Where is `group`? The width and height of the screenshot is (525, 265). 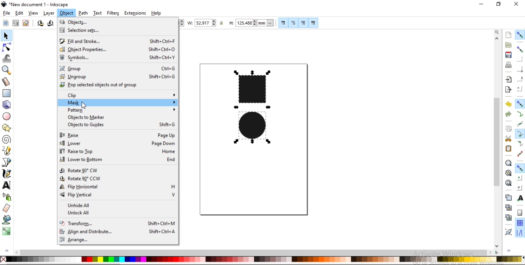
group is located at coordinates (117, 69).